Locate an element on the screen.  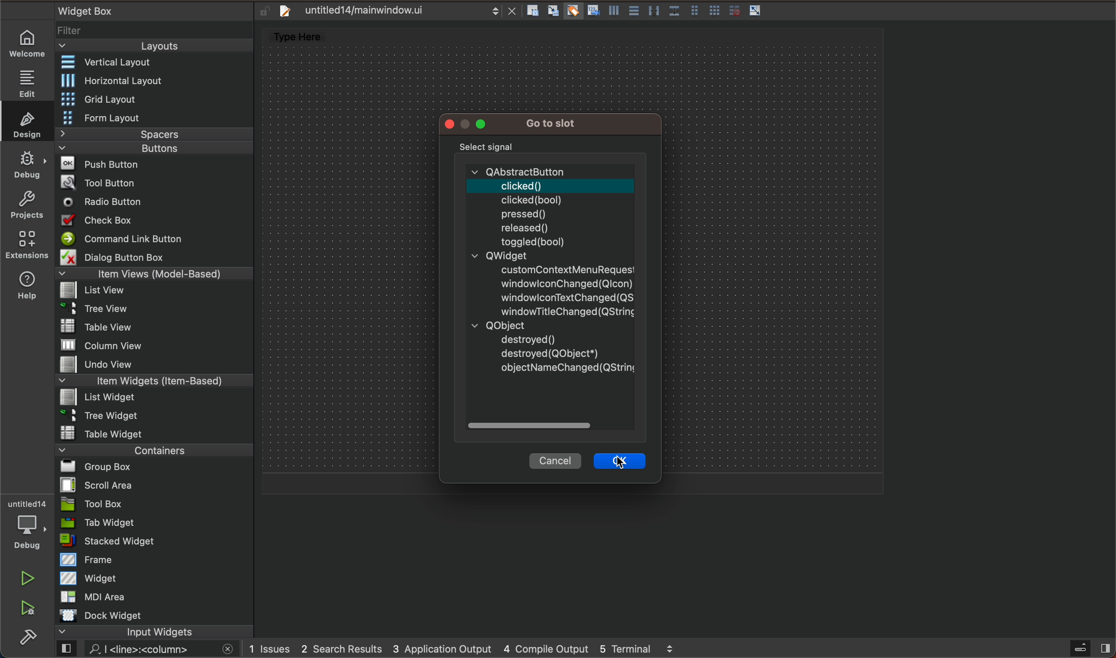
 is located at coordinates (615, 10).